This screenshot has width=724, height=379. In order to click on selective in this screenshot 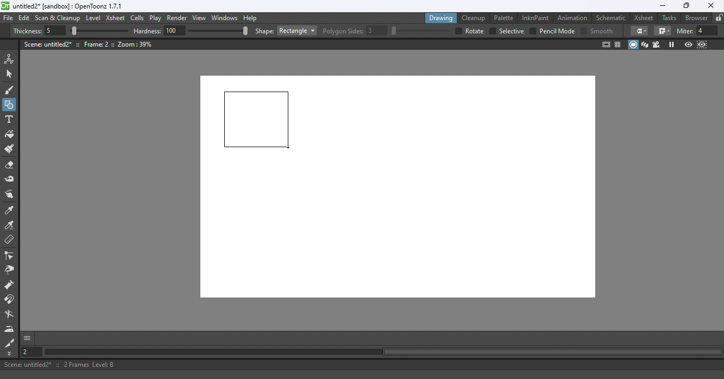, I will do `click(511, 31)`.